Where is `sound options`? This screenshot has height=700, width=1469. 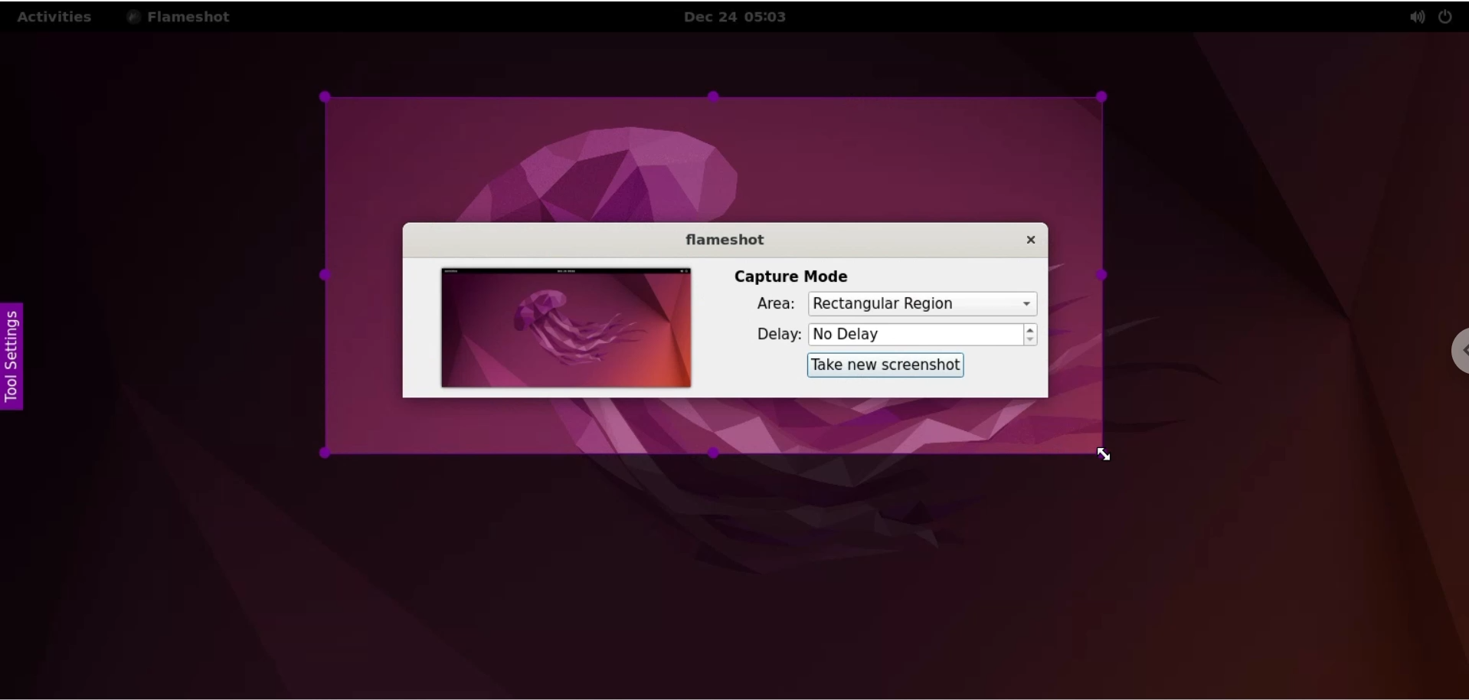
sound options is located at coordinates (1416, 17).